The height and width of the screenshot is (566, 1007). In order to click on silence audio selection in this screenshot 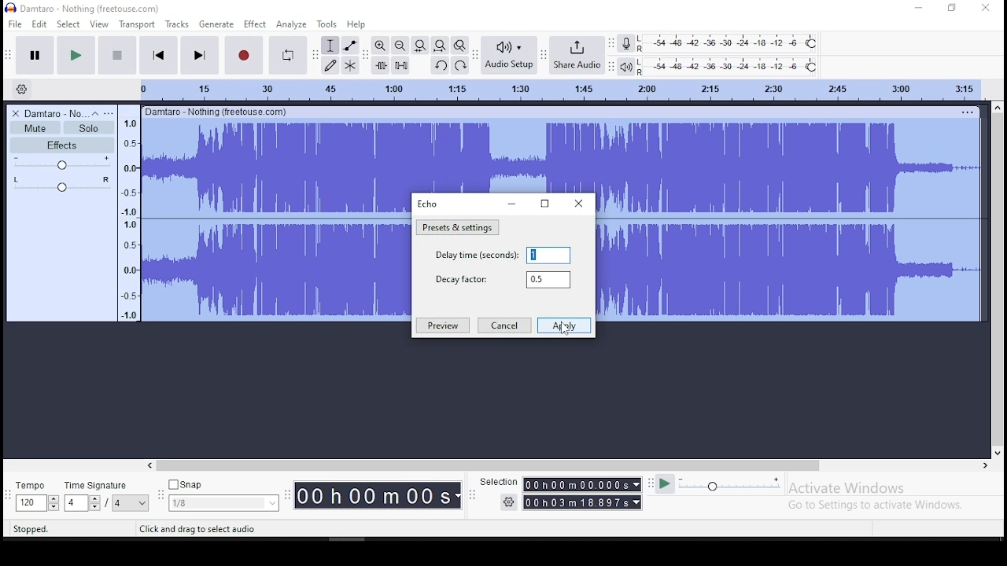, I will do `click(401, 64)`.